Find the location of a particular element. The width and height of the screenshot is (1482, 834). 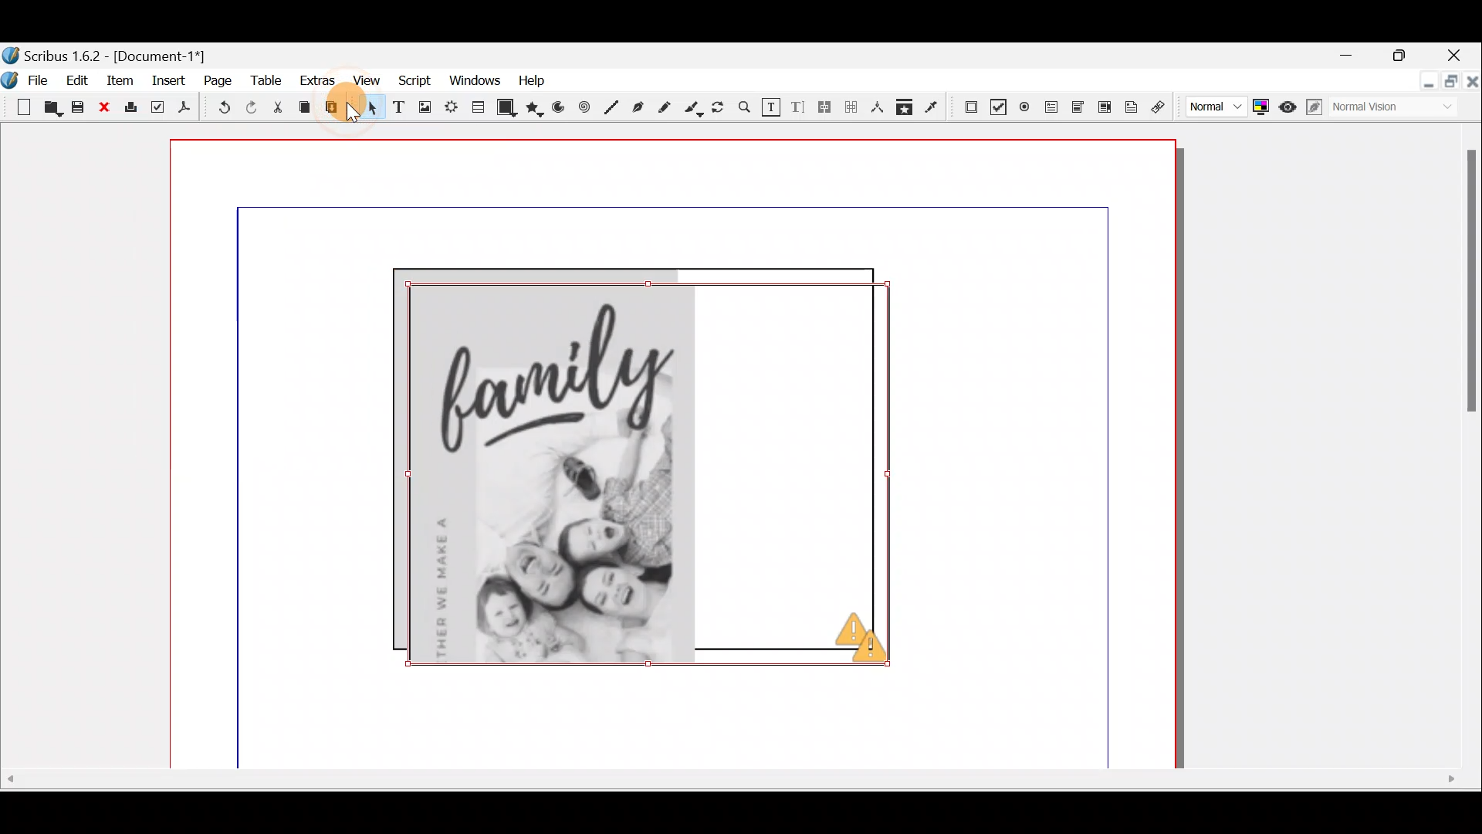

PDF radio button is located at coordinates (1024, 106).